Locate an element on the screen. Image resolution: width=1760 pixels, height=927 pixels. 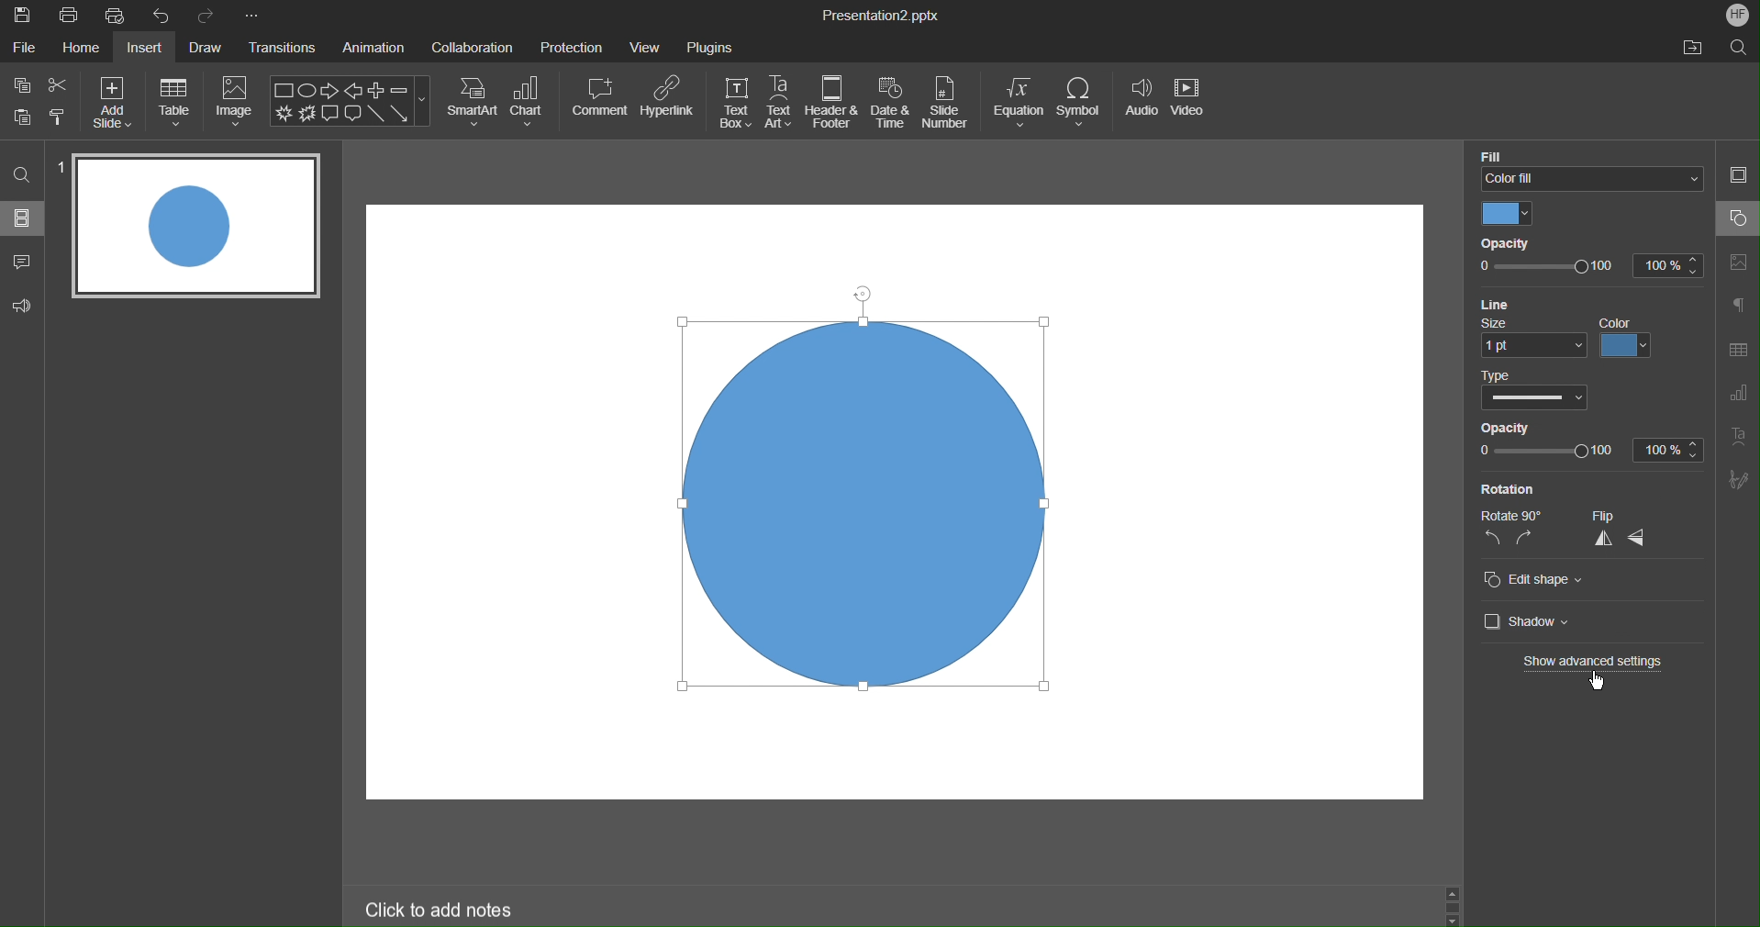
100% is located at coordinates (1665, 266).